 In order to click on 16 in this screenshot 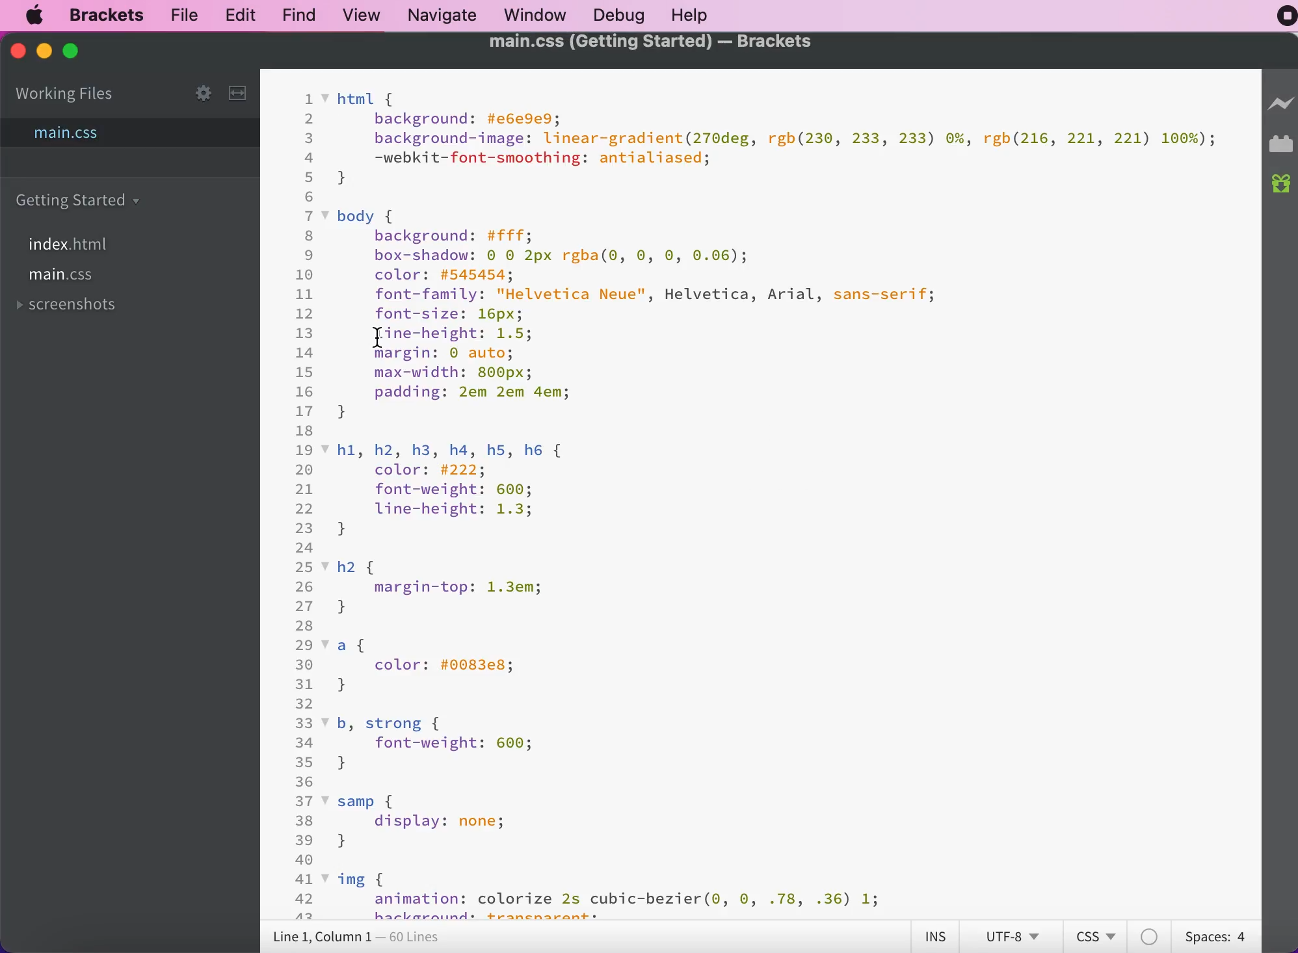, I will do `click(304, 392)`.